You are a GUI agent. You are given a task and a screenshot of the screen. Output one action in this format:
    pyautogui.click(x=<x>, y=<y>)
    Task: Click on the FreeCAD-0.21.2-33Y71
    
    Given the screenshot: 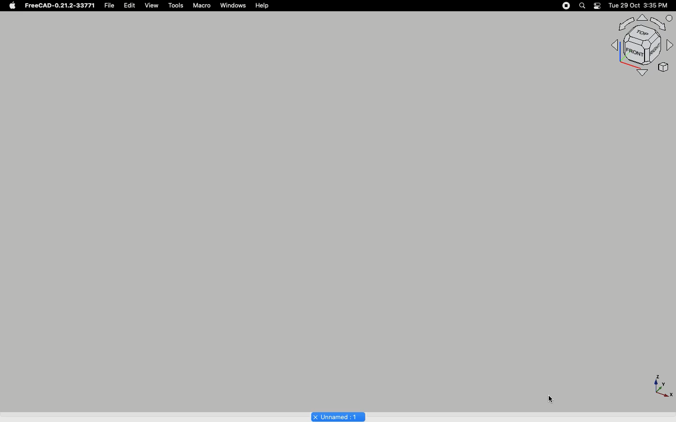 What is the action you would take?
    pyautogui.click(x=61, y=7)
    